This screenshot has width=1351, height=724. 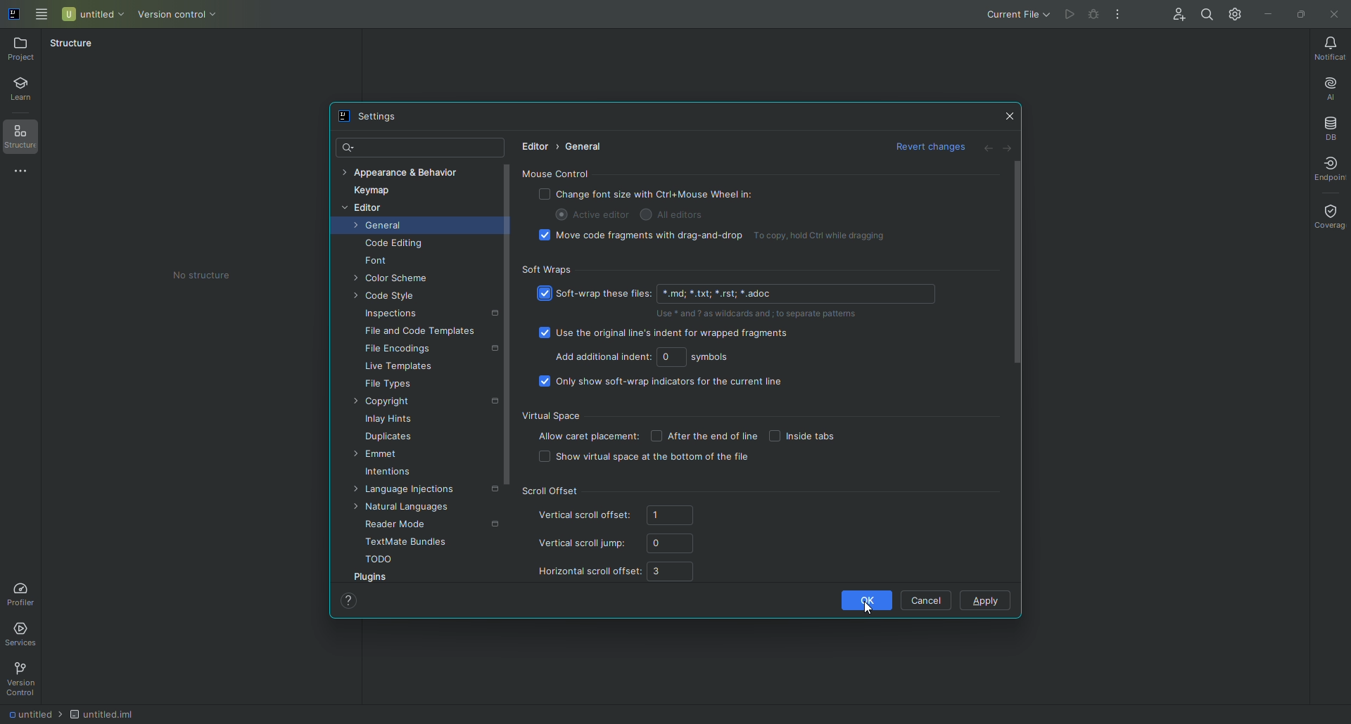 I want to click on Code Editing, so click(x=395, y=244).